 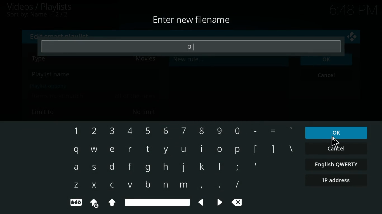 I want to click on ok, so click(x=339, y=132).